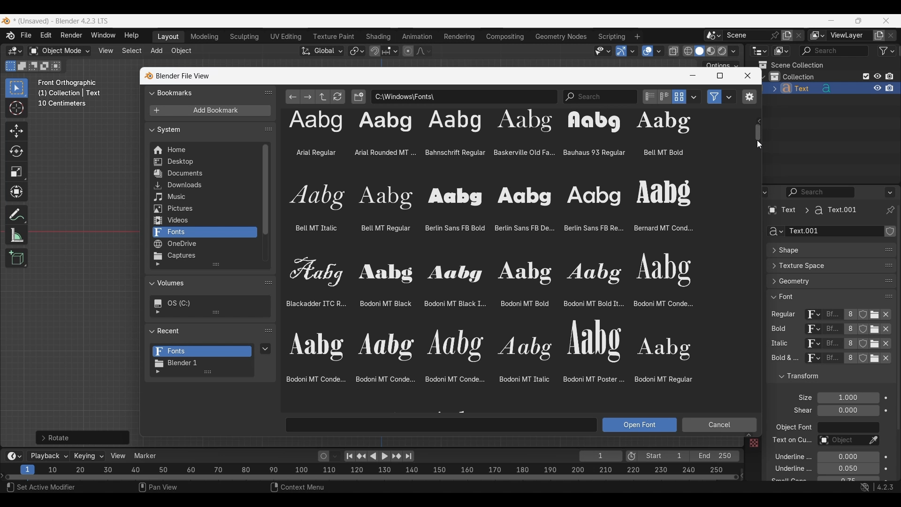  What do you see at coordinates (203, 197) in the screenshot?
I see `Music folder` at bounding box center [203, 197].